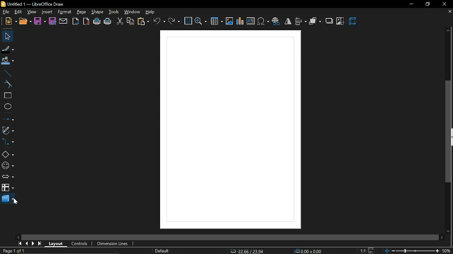 The image size is (453, 254). Describe the element at coordinates (7, 118) in the screenshot. I see `lines and arrows` at that location.